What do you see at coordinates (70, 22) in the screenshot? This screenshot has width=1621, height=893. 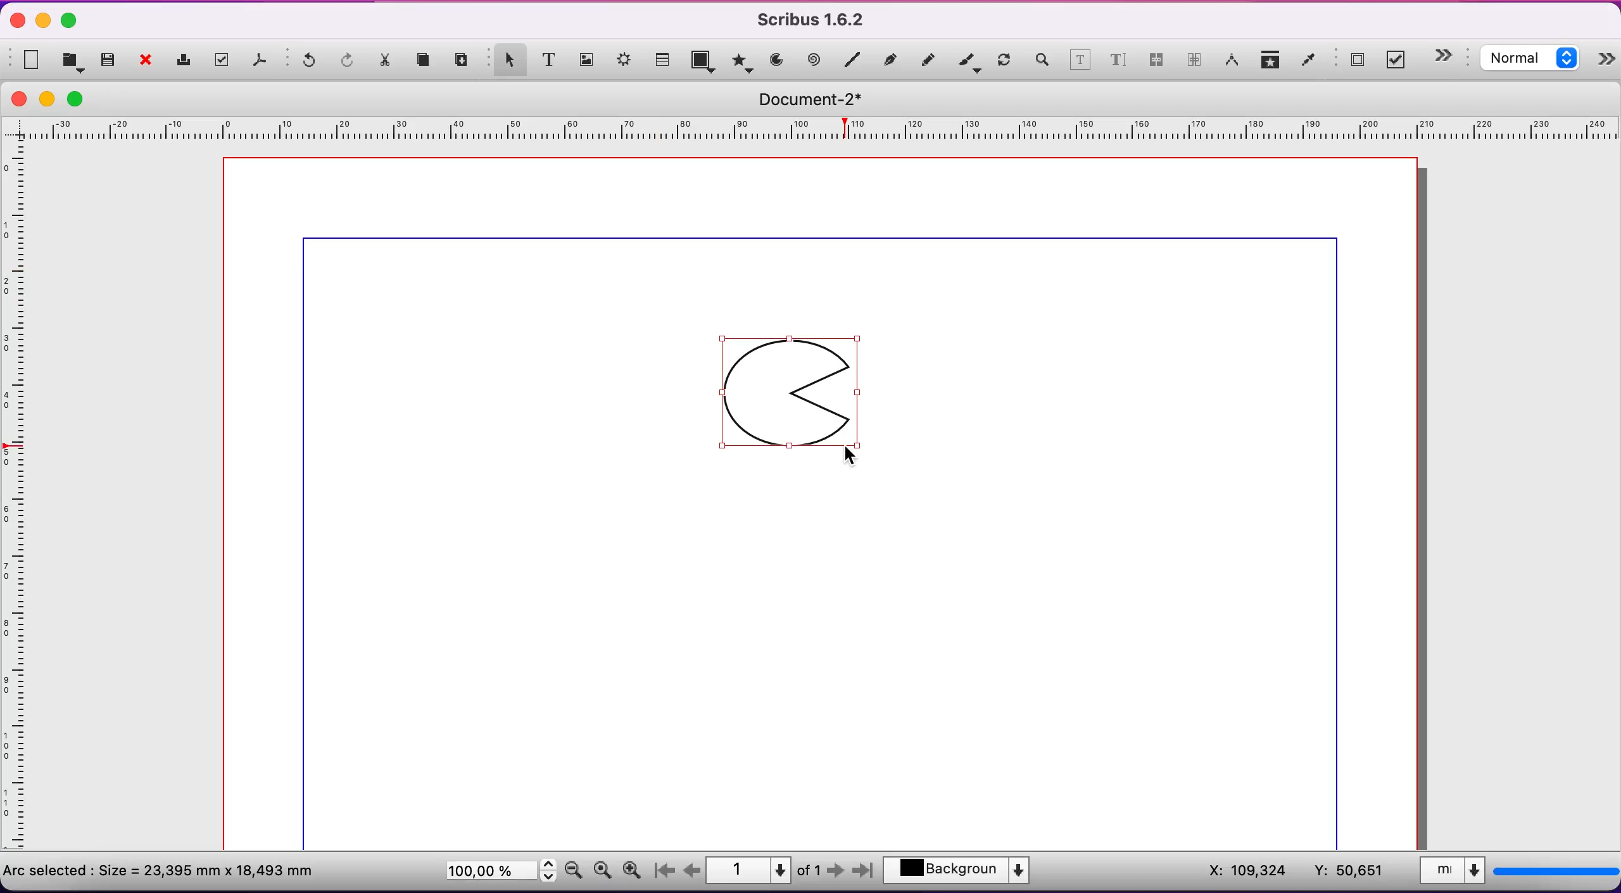 I see `maximize` at bounding box center [70, 22].